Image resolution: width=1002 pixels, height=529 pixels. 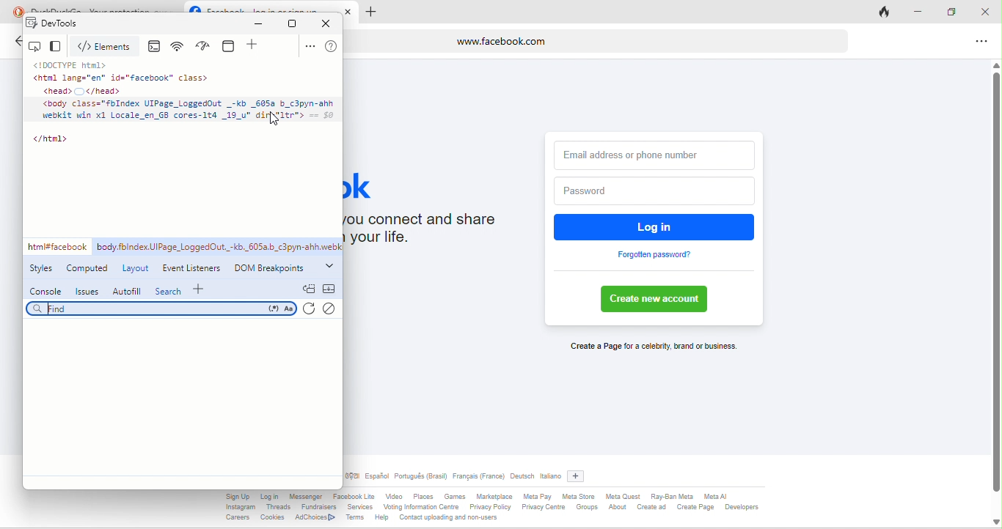 I want to click on close, so click(x=330, y=23).